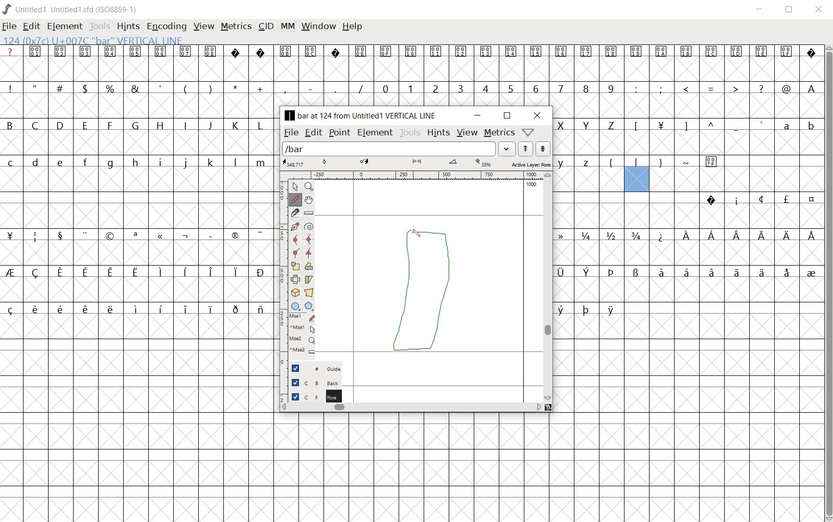  What do you see at coordinates (542, 149) in the screenshot?
I see `show the next word list` at bounding box center [542, 149].